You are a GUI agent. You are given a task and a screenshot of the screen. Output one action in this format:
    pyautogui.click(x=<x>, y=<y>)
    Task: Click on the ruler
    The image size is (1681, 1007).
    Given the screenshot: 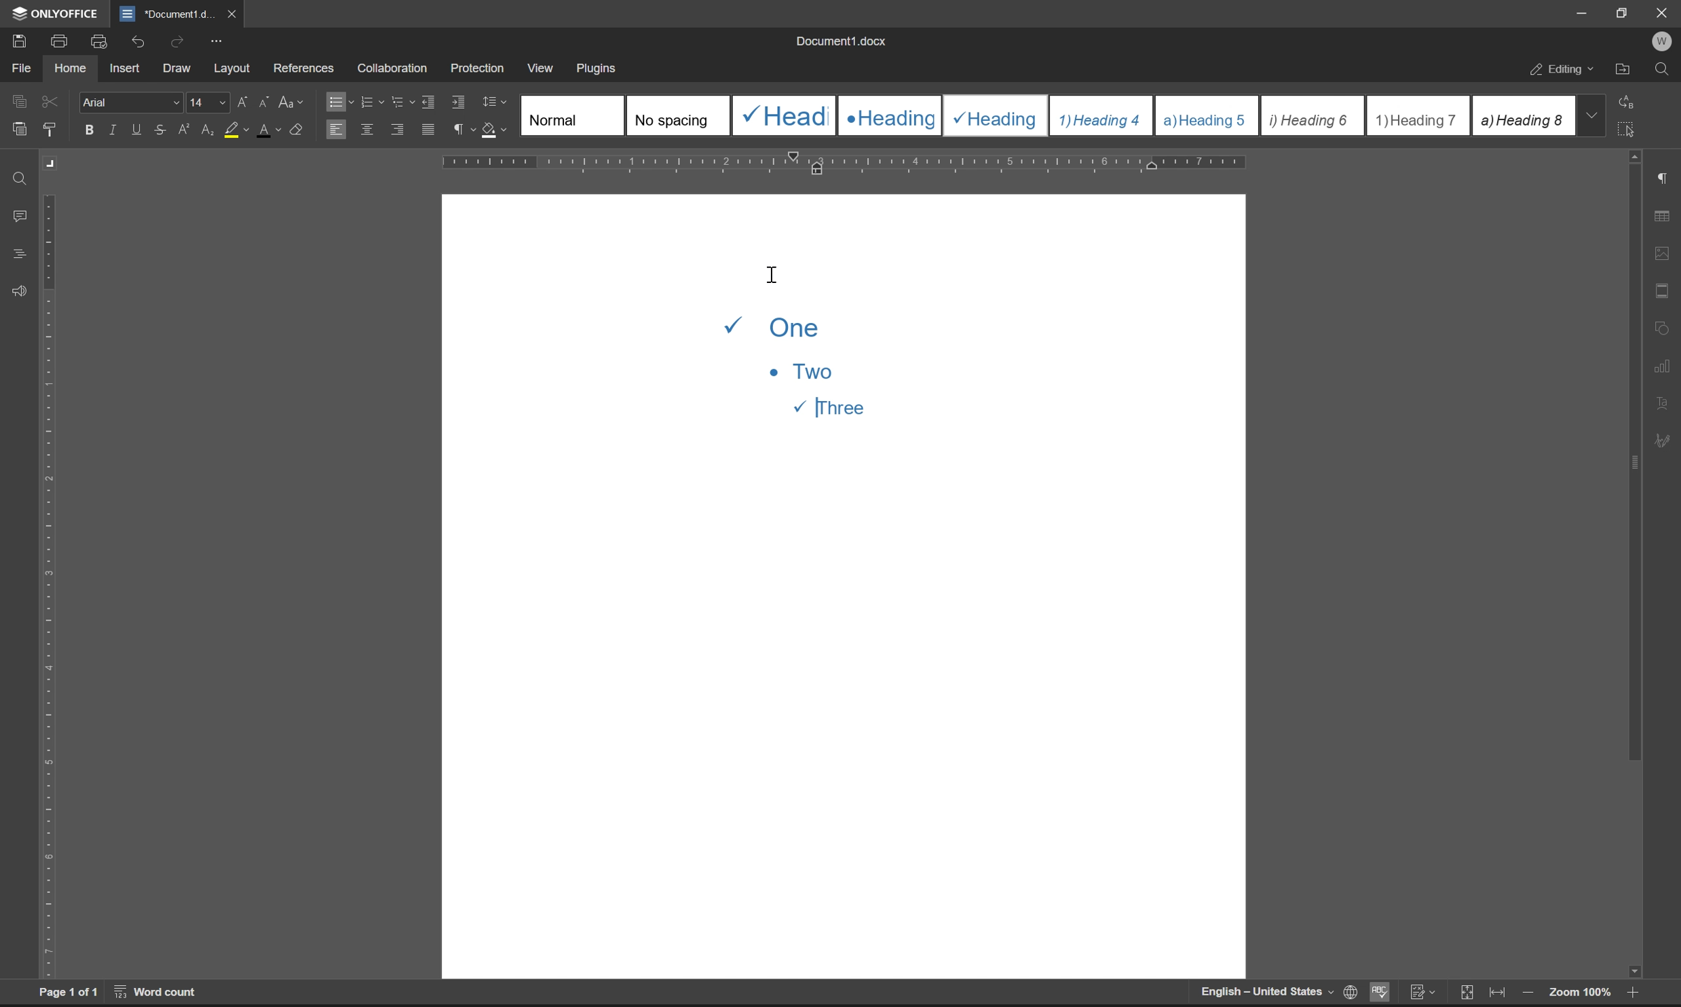 What is the action you would take?
    pyautogui.click(x=50, y=586)
    